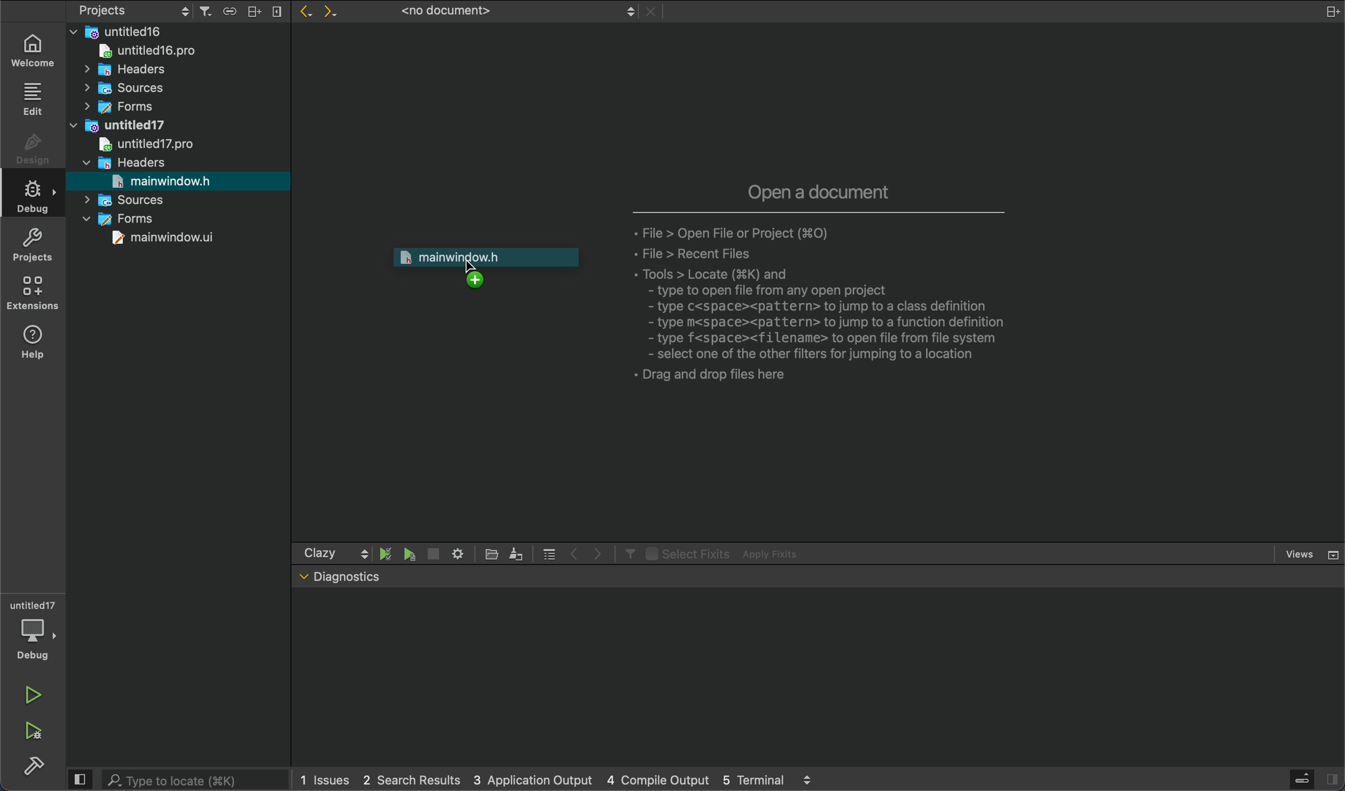 The width and height of the screenshot is (1345, 791). Describe the element at coordinates (36, 50) in the screenshot. I see `WELCOME` at that location.